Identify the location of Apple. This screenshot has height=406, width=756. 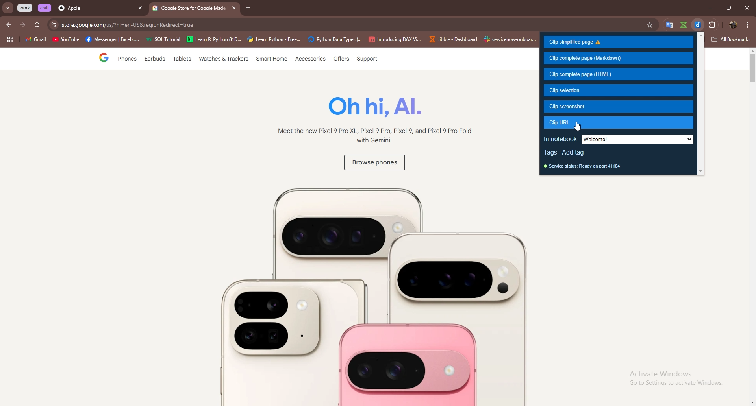
(93, 9).